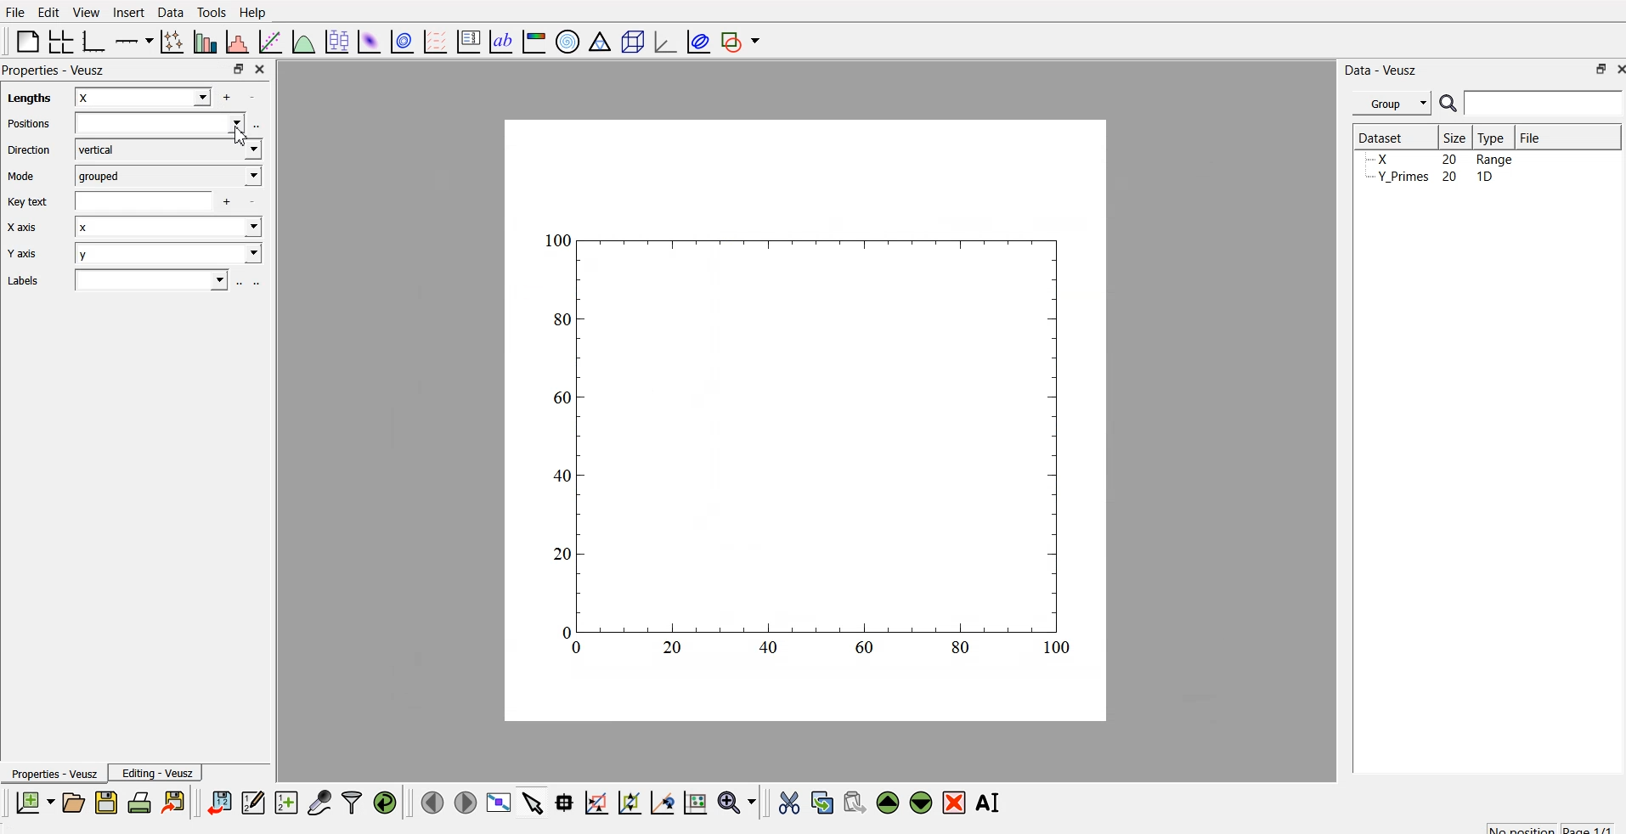  What do you see at coordinates (805, 421) in the screenshot?
I see `canvas` at bounding box center [805, 421].